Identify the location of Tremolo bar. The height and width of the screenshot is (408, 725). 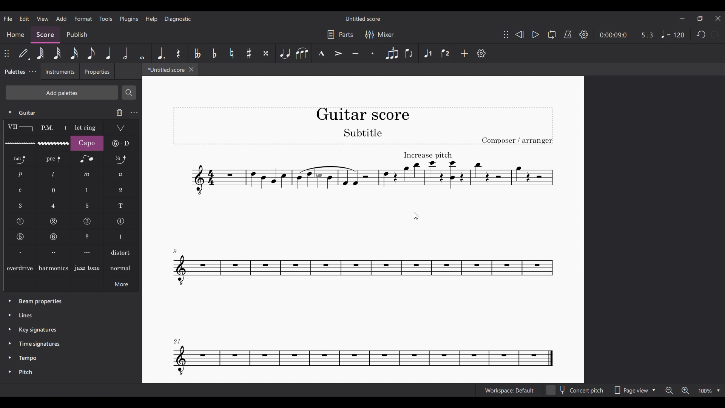
(121, 128).